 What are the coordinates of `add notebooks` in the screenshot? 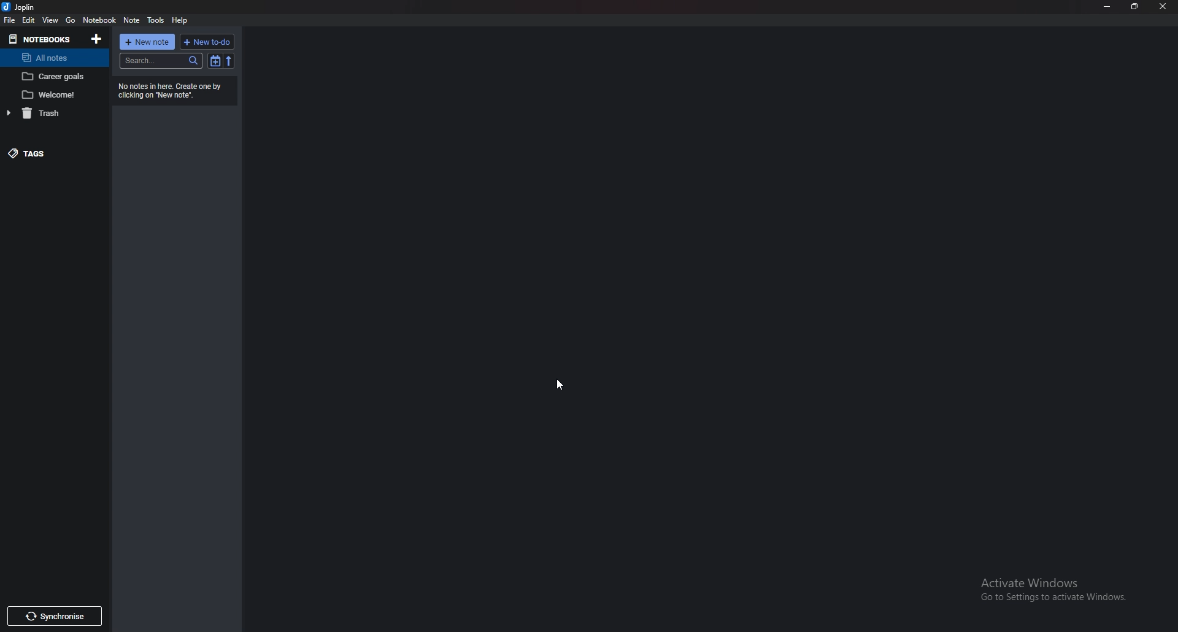 It's located at (96, 39).